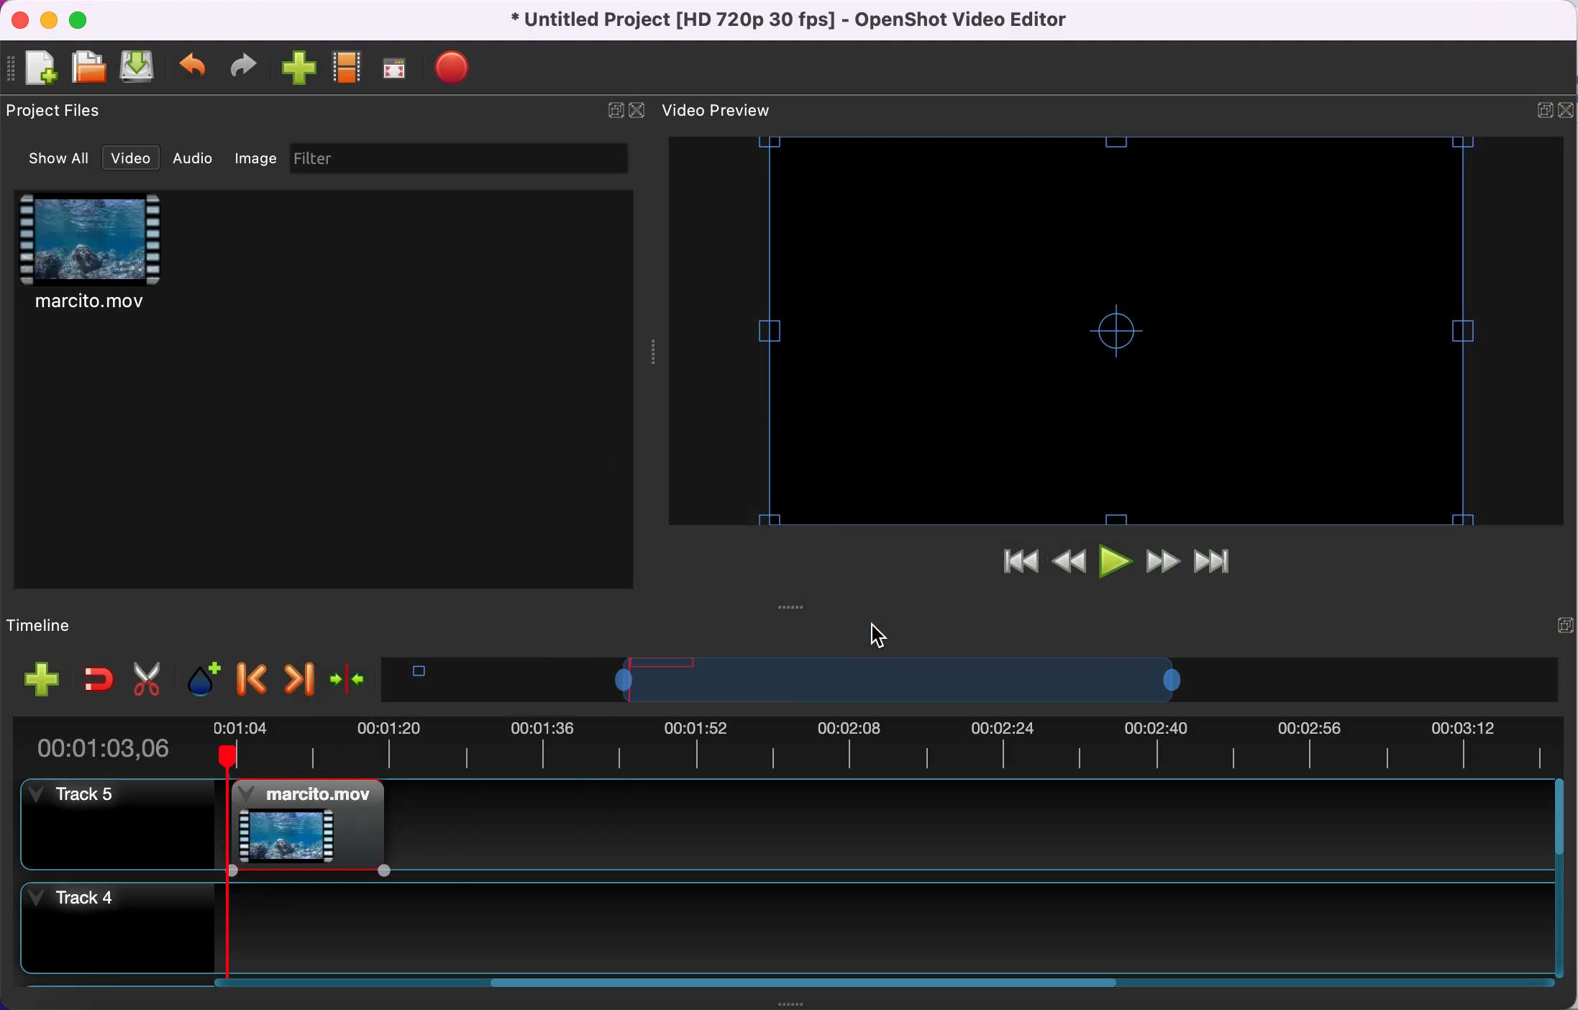 Image resolution: width=1578 pixels, height=1010 pixels. Describe the element at coordinates (128, 158) in the screenshot. I see `video` at that location.